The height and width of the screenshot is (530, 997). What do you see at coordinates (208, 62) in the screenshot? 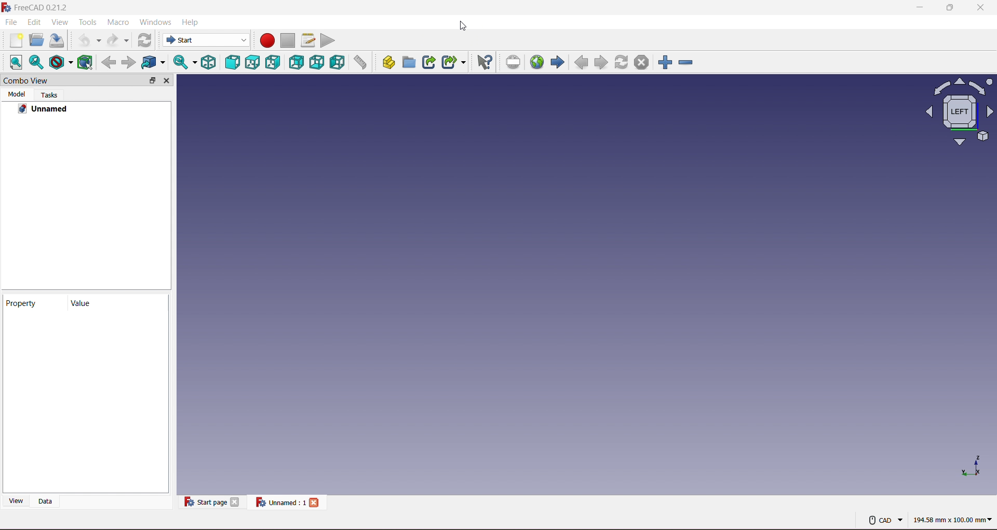
I see `Isometric` at bounding box center [208, 62].